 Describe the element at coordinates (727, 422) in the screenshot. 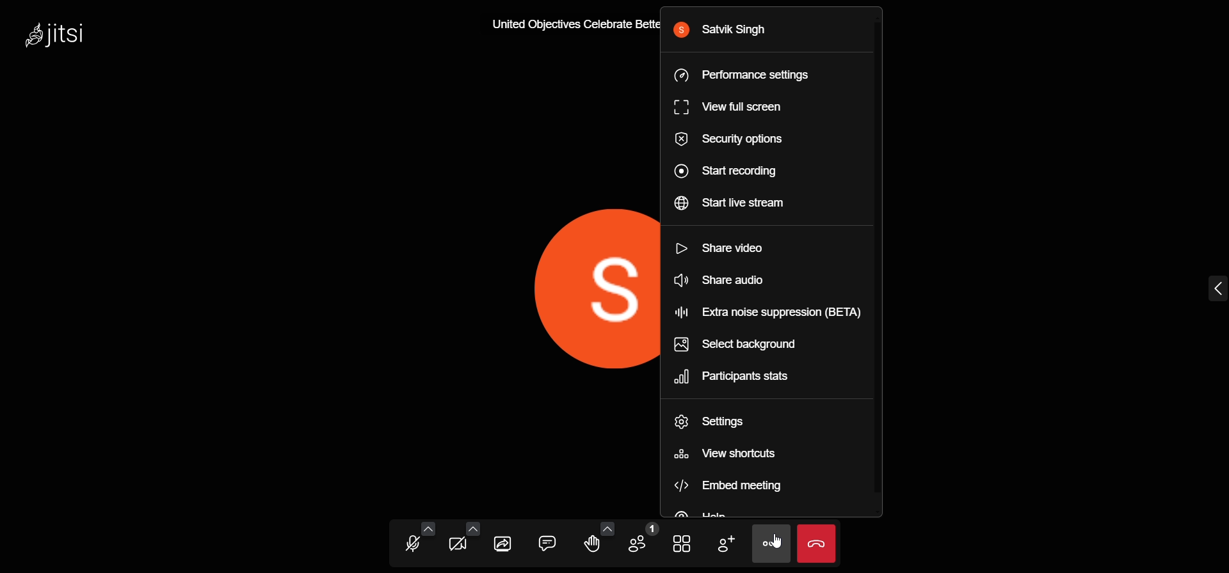

I see `setting` at that location.